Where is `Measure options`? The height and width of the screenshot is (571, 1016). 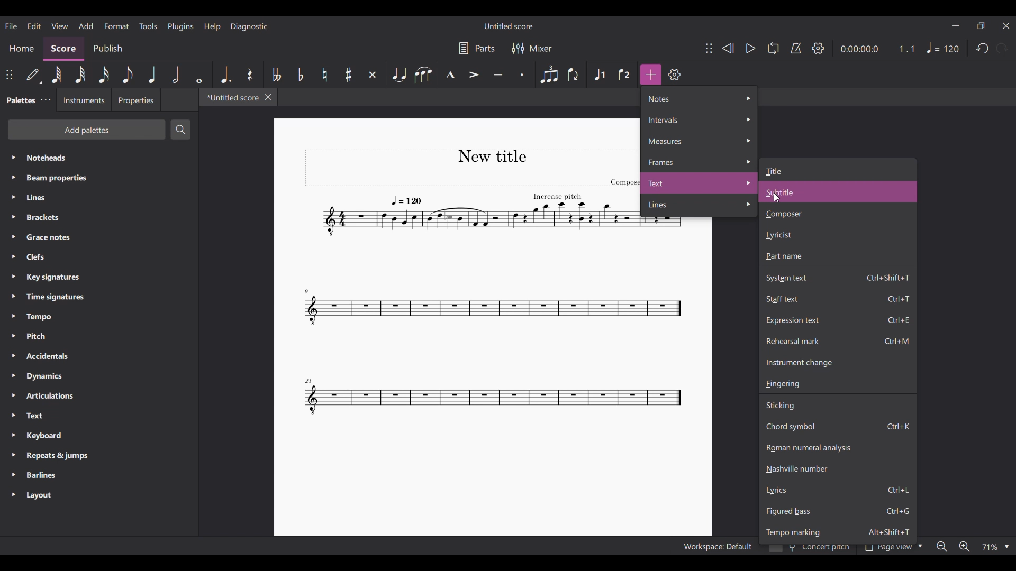
Measure options is located at coordinates (699, 141).